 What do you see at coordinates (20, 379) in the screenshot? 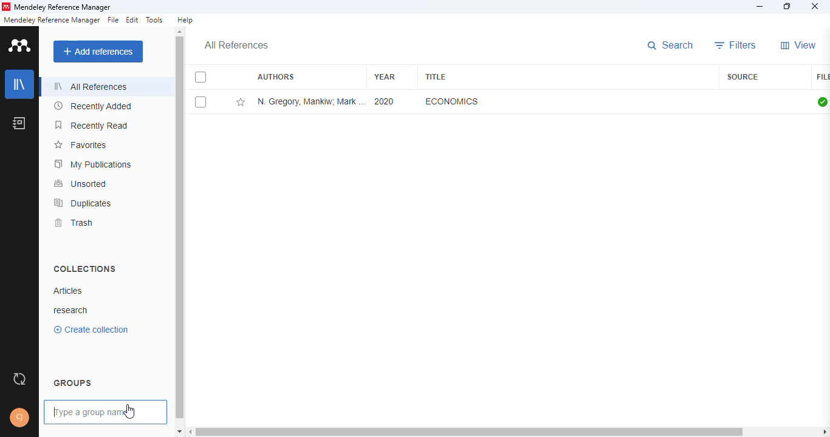
I see `sync` at bounding box center [20, 379].